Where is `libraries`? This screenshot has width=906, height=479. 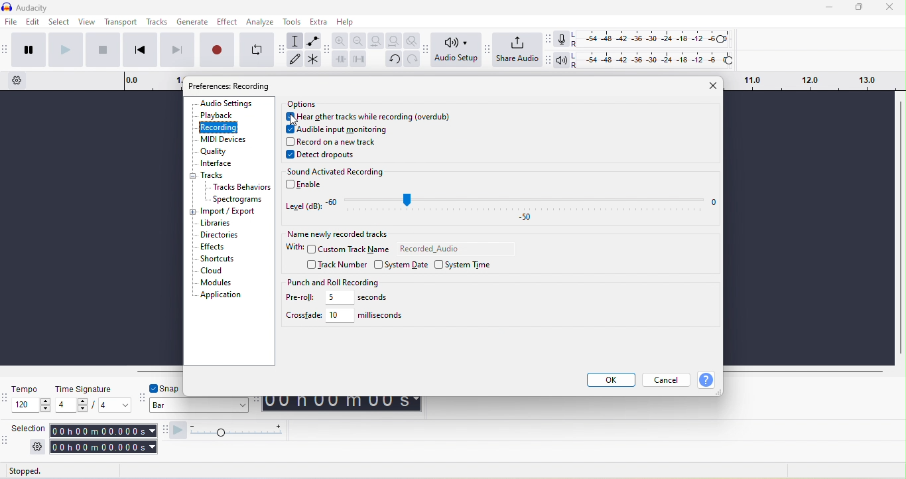 libraries is located at coordinates (220, 223).